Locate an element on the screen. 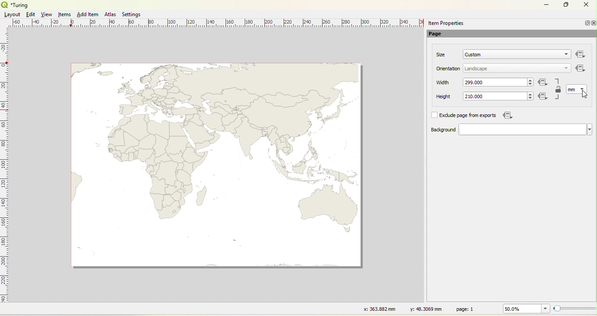 Image resolution: width=597 pixels, height=316 pixels. Page is located at coordinates (440, 34).